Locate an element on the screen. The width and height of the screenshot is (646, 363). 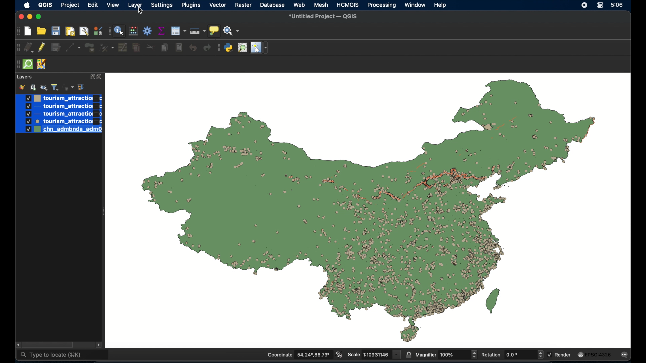
expand is located at coordinates (92, 77).